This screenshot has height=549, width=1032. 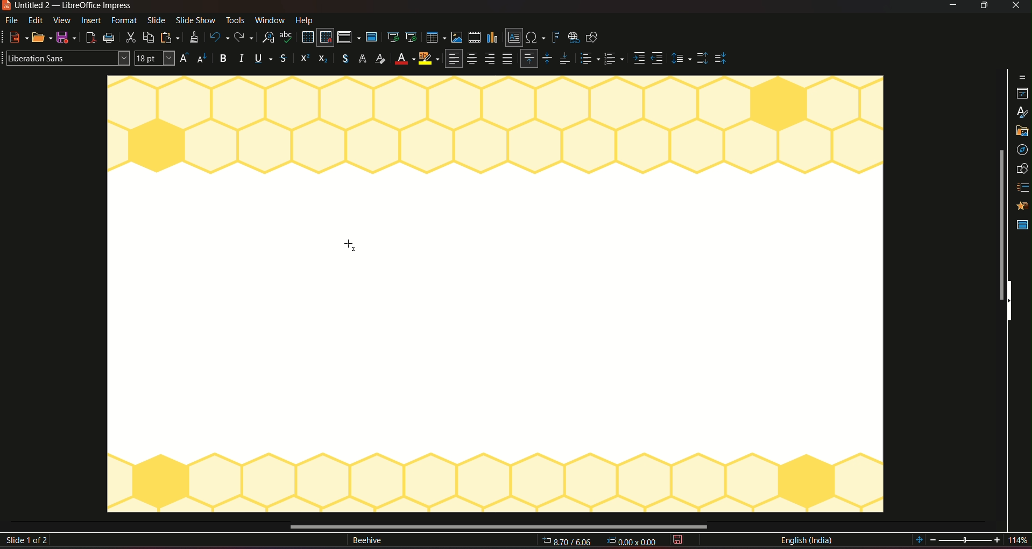 I want to click on Align side 1, so click(x=638, y=59).